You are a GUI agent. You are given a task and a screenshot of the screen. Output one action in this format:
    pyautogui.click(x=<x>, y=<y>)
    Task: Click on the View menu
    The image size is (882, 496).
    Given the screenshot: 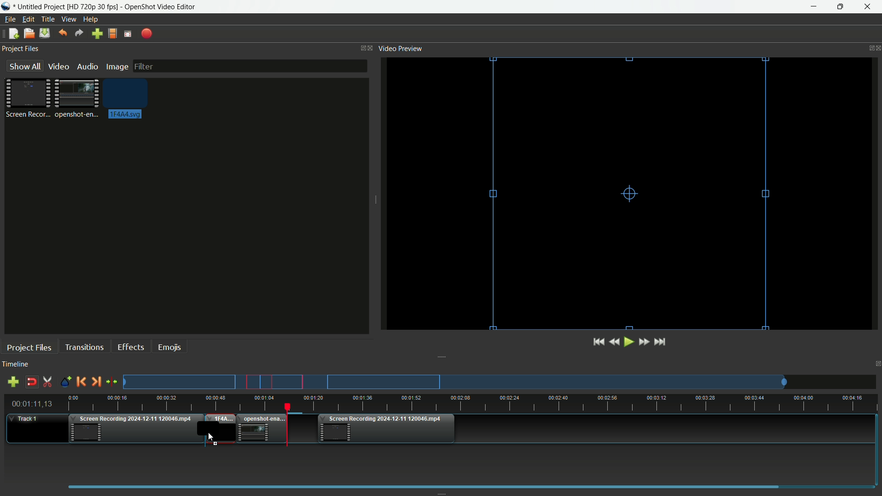 What is the action you would take?
    pyautogui.click(x=68, y=20)
    